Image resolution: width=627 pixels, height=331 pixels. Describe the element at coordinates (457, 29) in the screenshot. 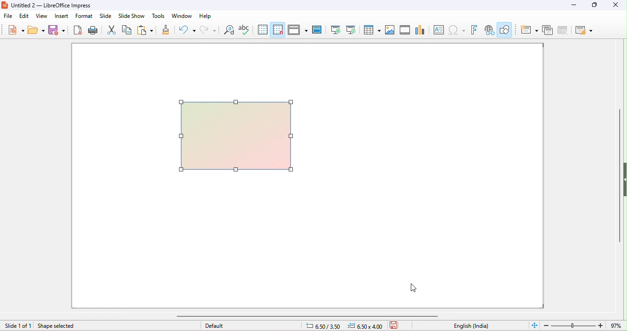

I see `insert special characters` at that location.